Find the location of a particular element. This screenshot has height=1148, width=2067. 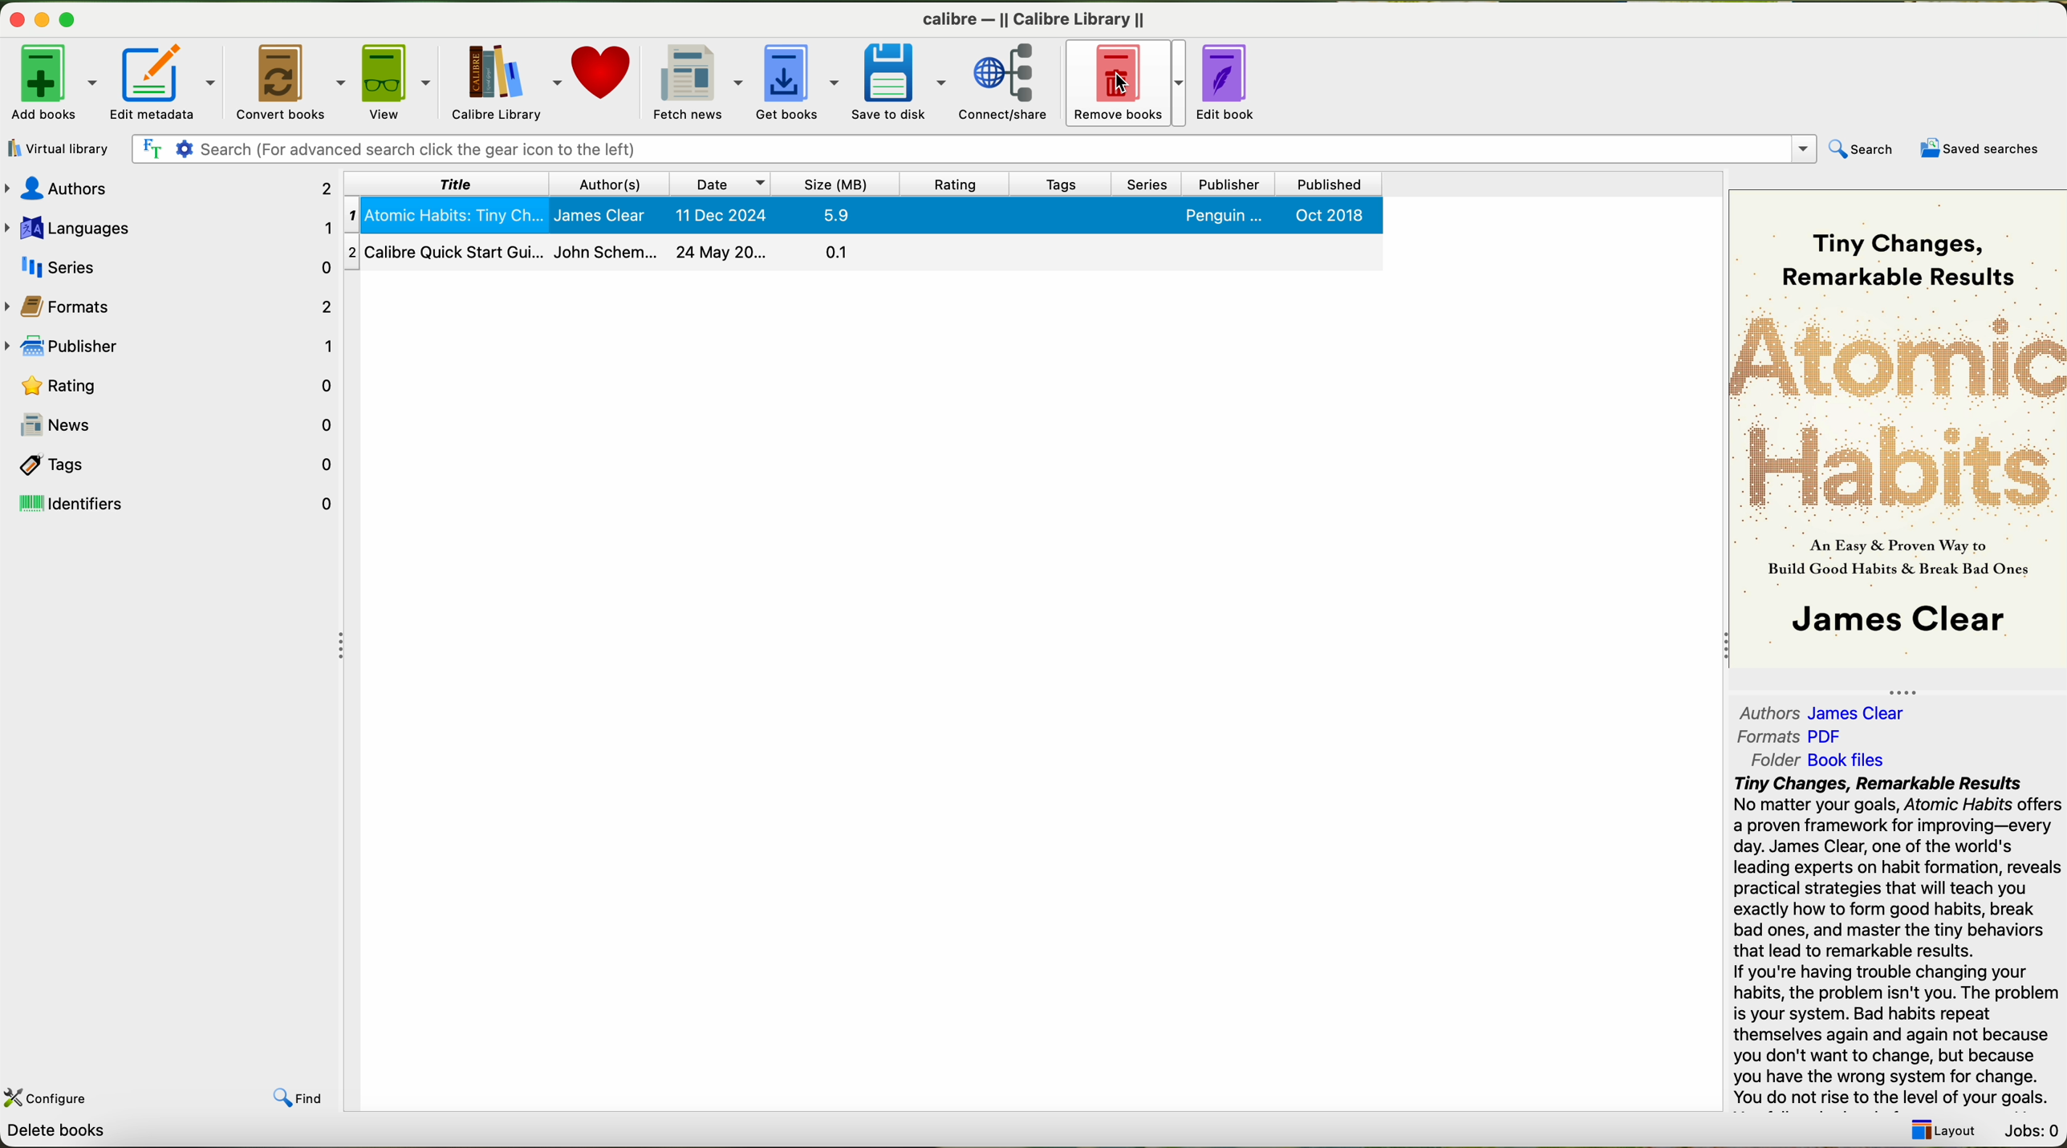

click on remove books is located at coordinates (1123, 85).